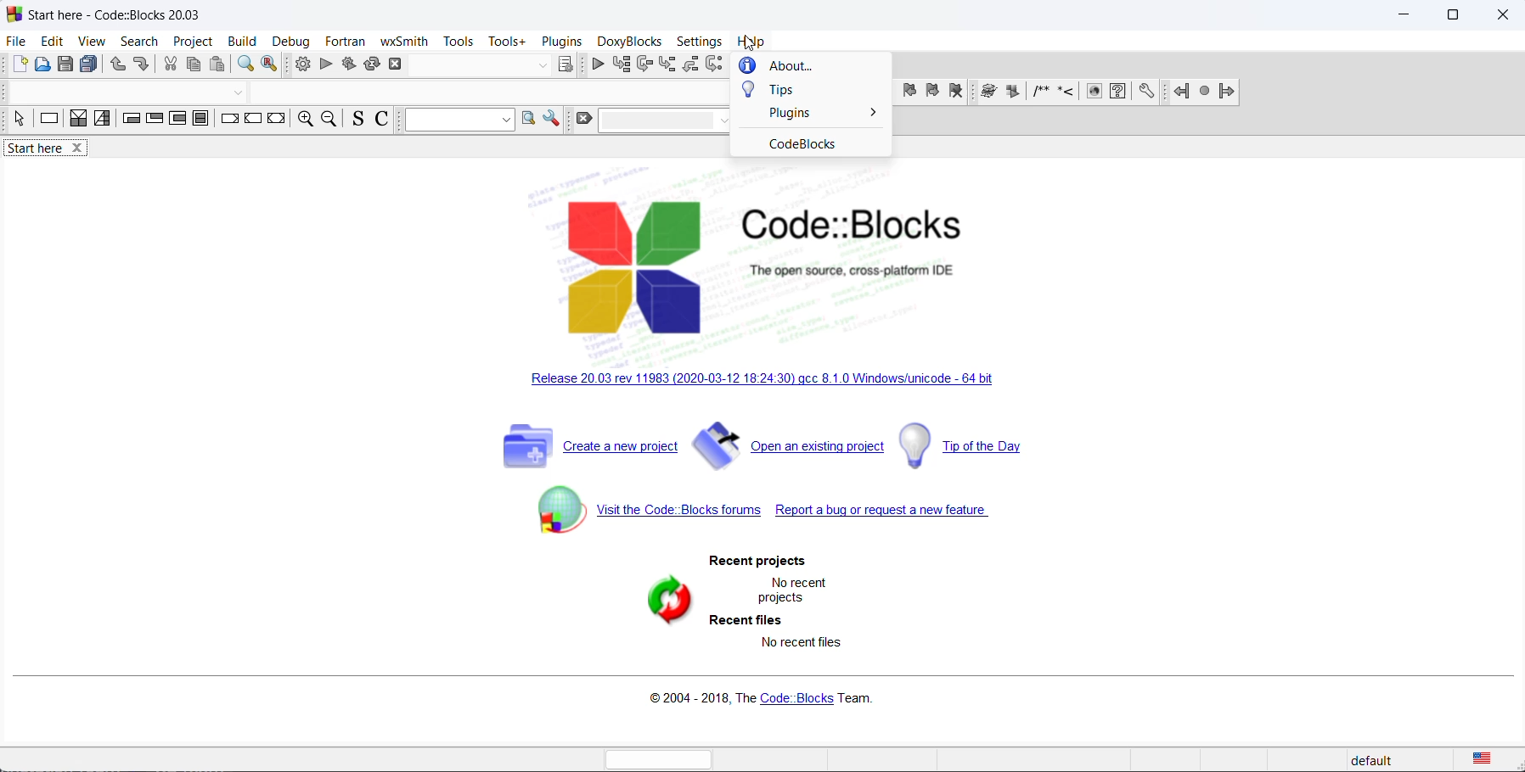 The width and height of the screenshot is (1525, 772). What do you see at coordinates (240, 42) in the screenshot?
I see `build` at bounding box center [240, 42].